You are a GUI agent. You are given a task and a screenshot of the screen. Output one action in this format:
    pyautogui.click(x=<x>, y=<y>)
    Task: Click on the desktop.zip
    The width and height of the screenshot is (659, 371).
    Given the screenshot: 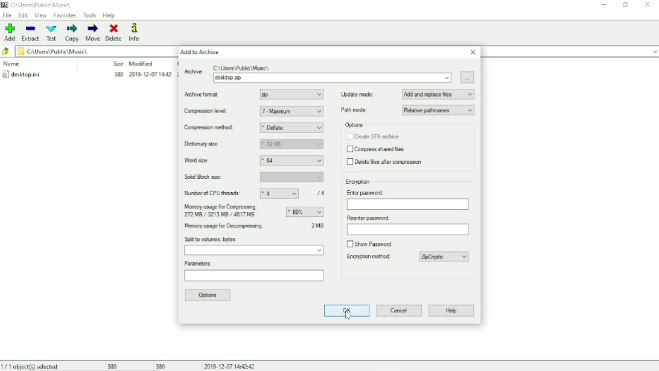 What is the action you would take?
    pyautogui.click(x=331, y=78)
    